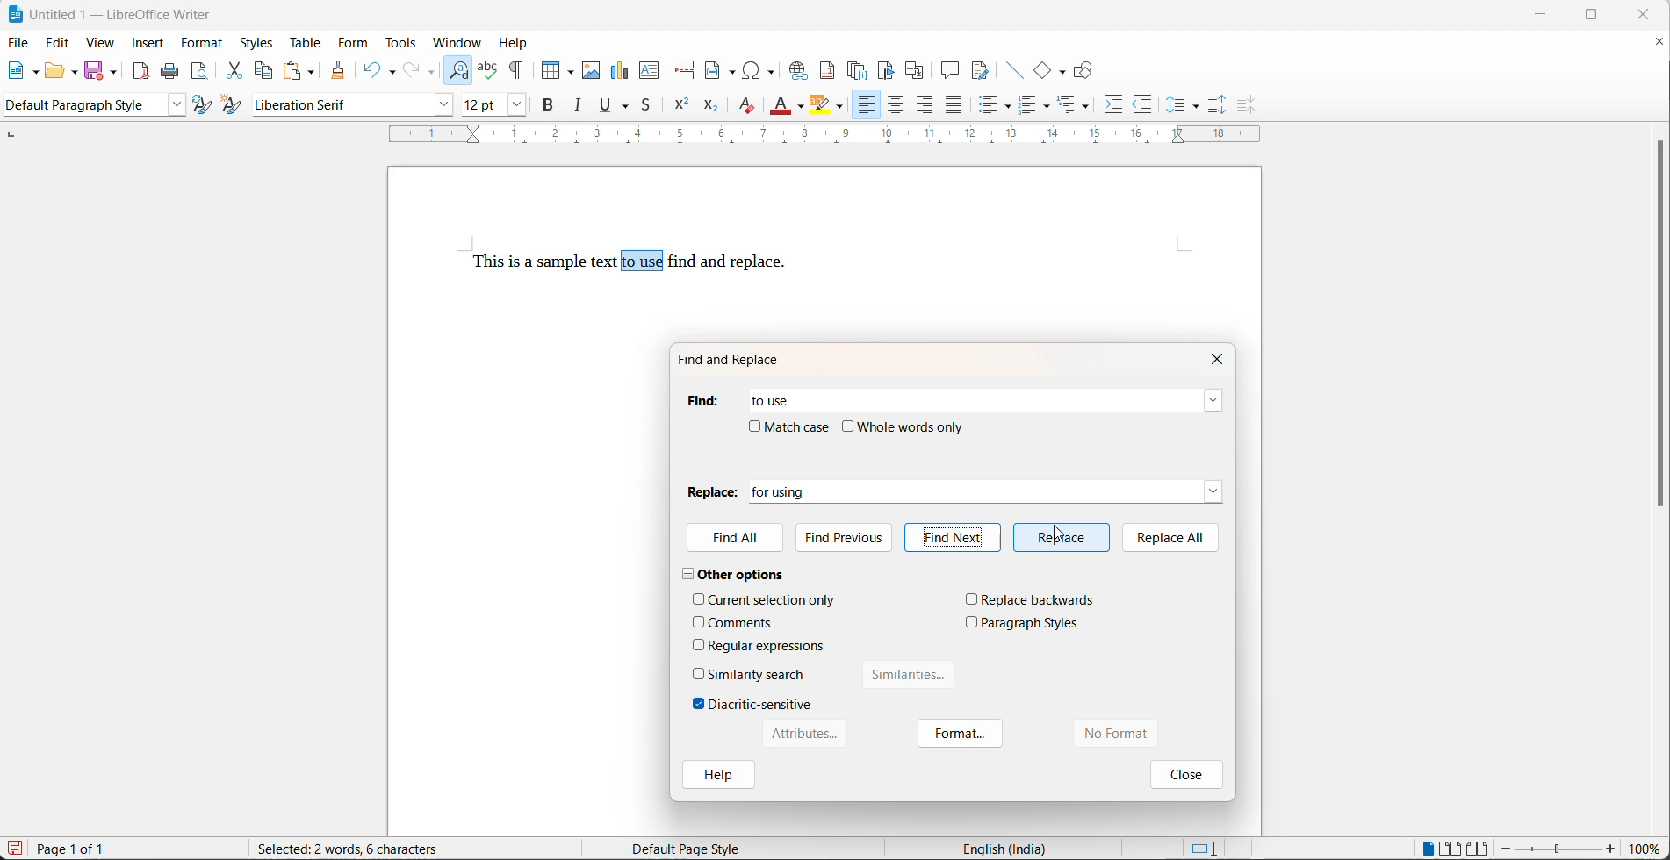  Describe the element at coordinates (440, 105) in the screenshot. I see `font name options` at that location.